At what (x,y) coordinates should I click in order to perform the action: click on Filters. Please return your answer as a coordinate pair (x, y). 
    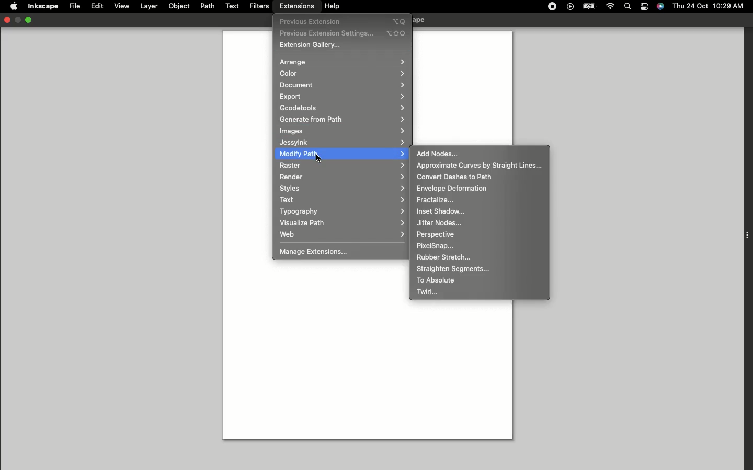
    Looking at the image, I should click on (259, 6).